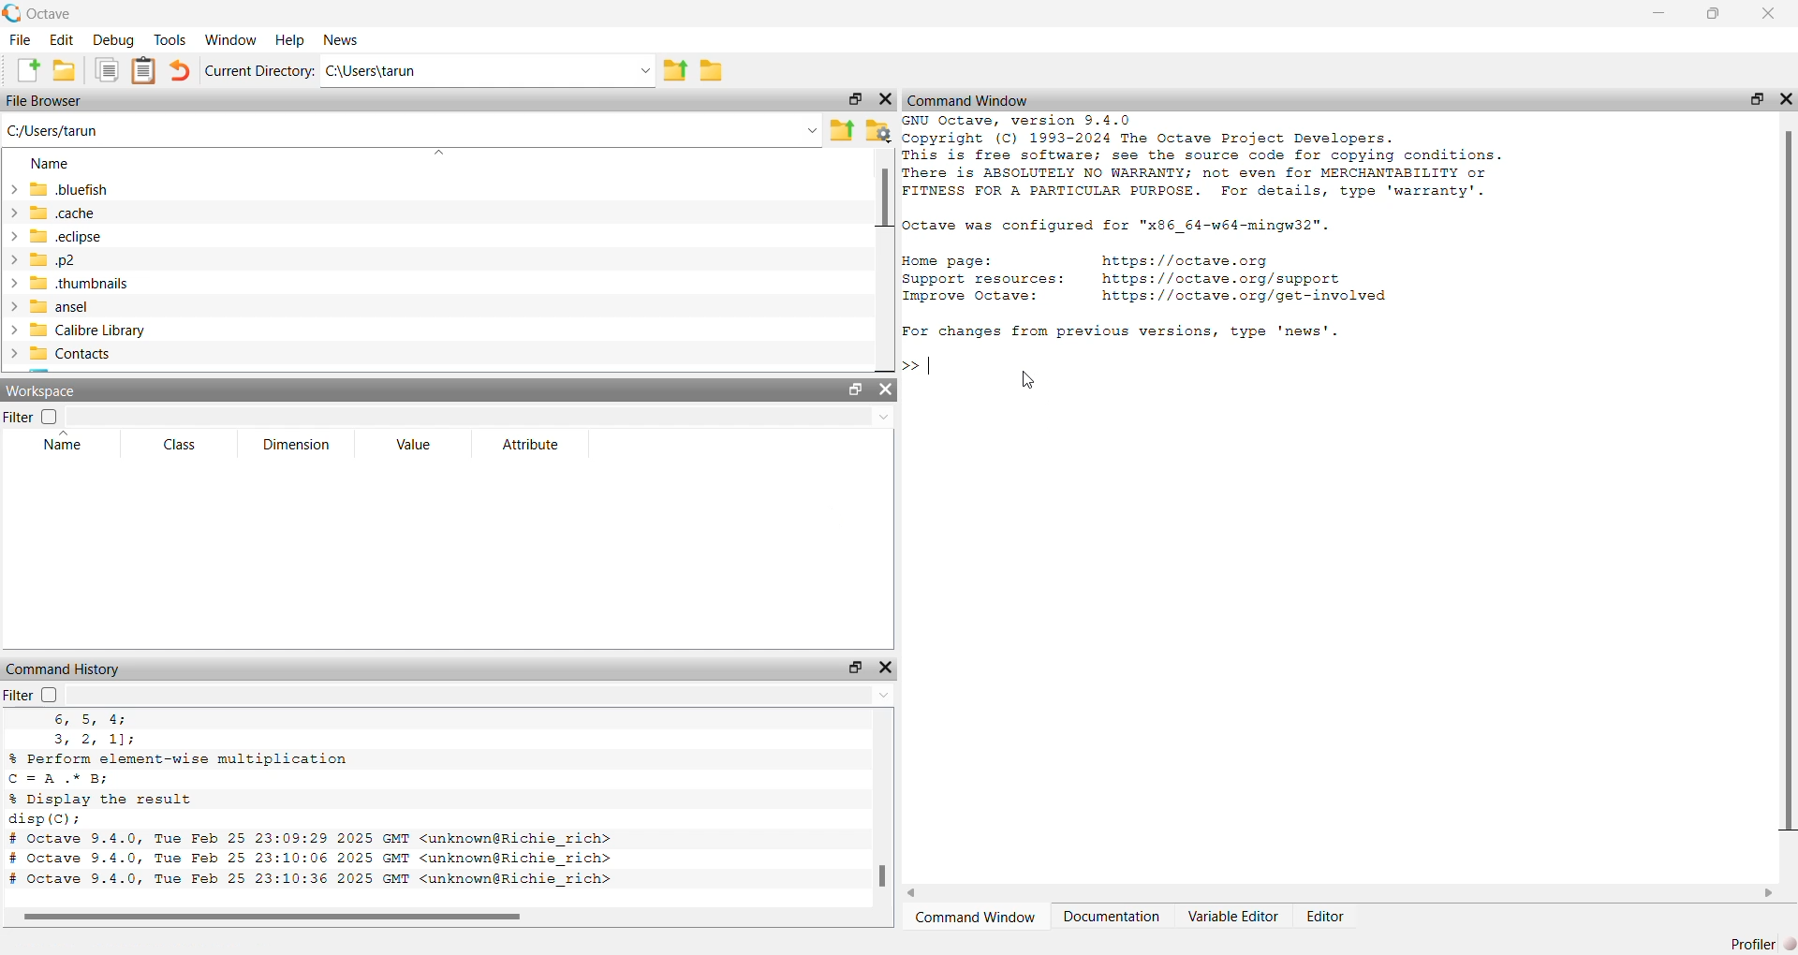  I want to click on Scroll, so click(1789, 507).